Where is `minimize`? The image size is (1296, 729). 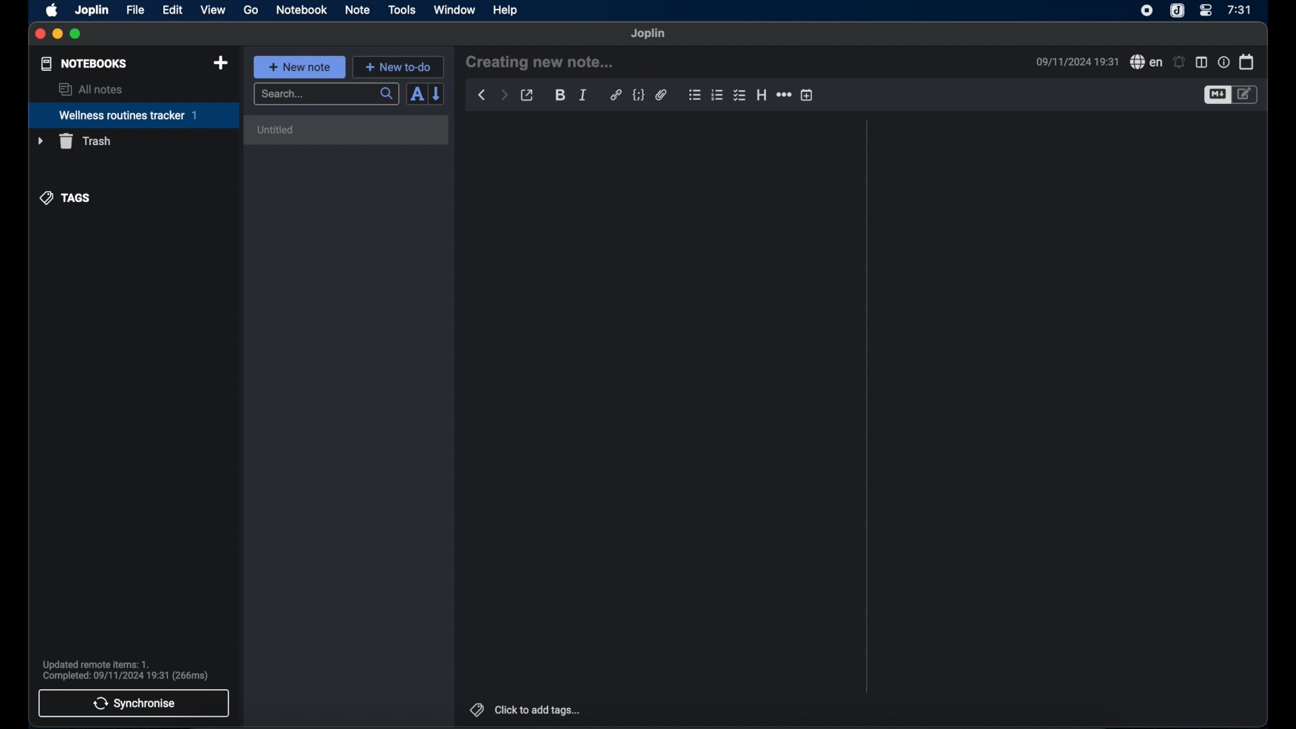
minimize is located at coordinates (58, 34).